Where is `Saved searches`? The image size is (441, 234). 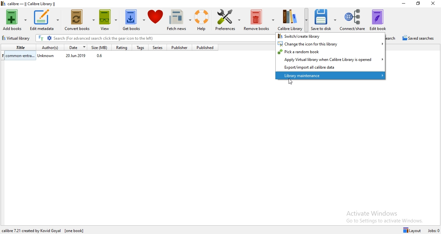 Saved searches is located at coordinates (420, 38).